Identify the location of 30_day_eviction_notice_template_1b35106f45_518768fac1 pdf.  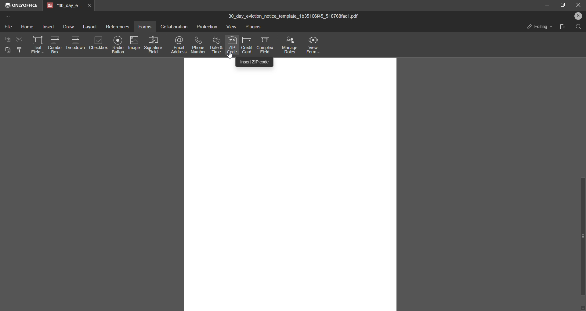
(296, 15).